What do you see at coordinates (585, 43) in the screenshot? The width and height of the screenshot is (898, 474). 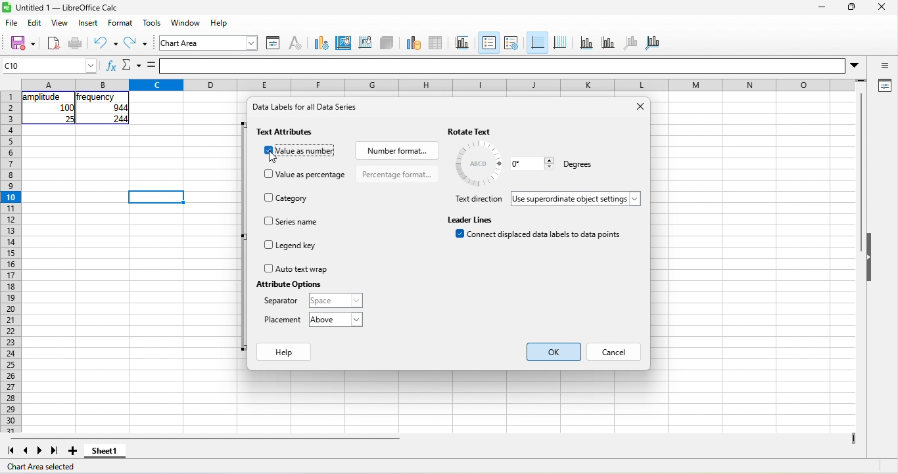 I see `x axis` at bounding box center [585, 43].